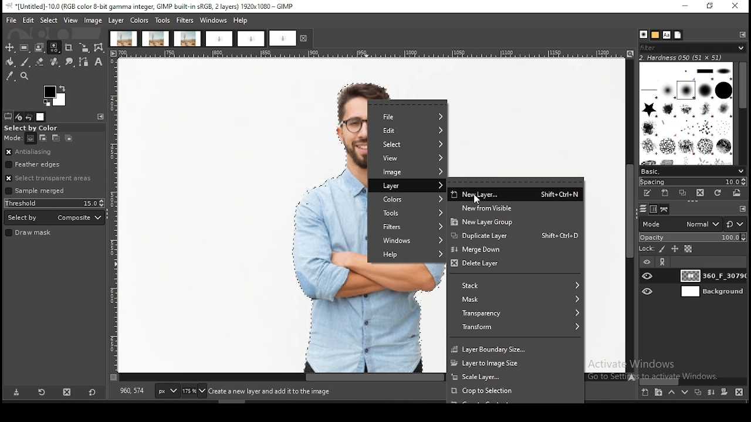  I want to click on duplicate layer, so click(696, 392).